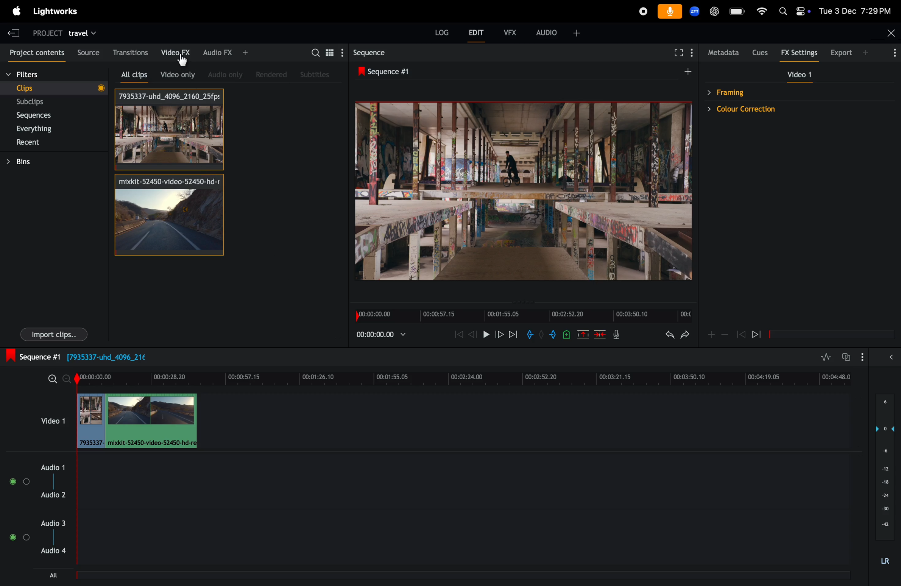  Describe the element at coordinates (409, 72) in the screenshot. I see `sequence #1` at that location.